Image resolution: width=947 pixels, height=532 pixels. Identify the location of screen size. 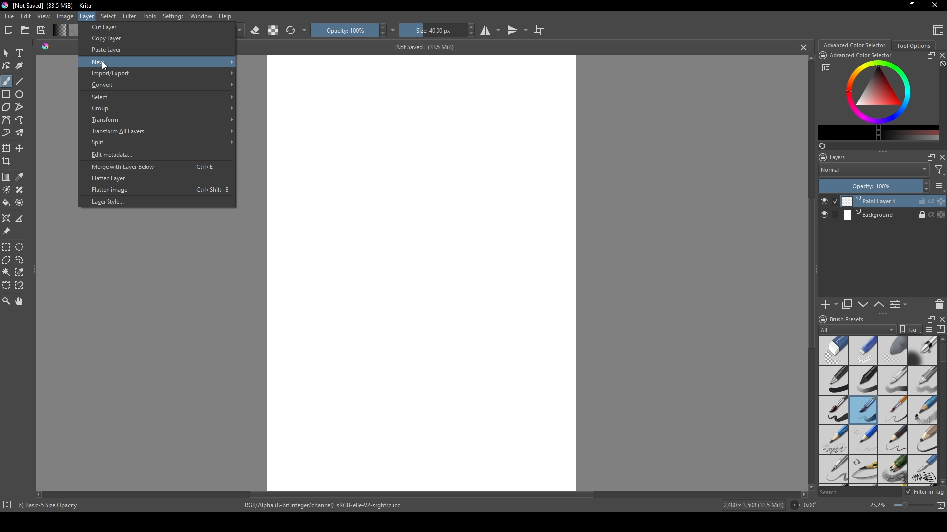
(917, 506).